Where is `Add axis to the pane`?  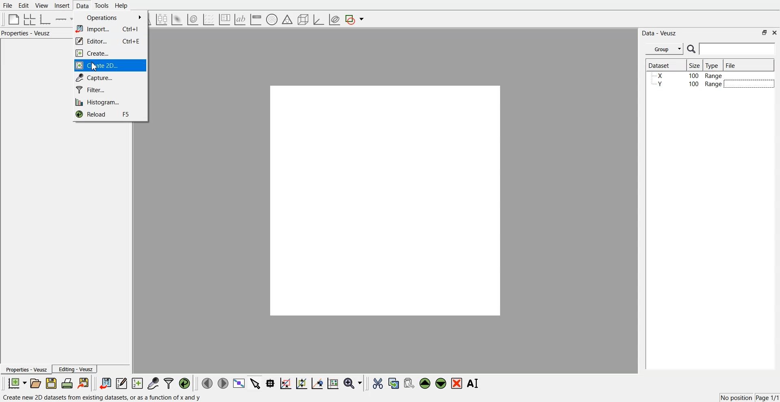
Add axis to the pane is located at coordinates (63, 20).